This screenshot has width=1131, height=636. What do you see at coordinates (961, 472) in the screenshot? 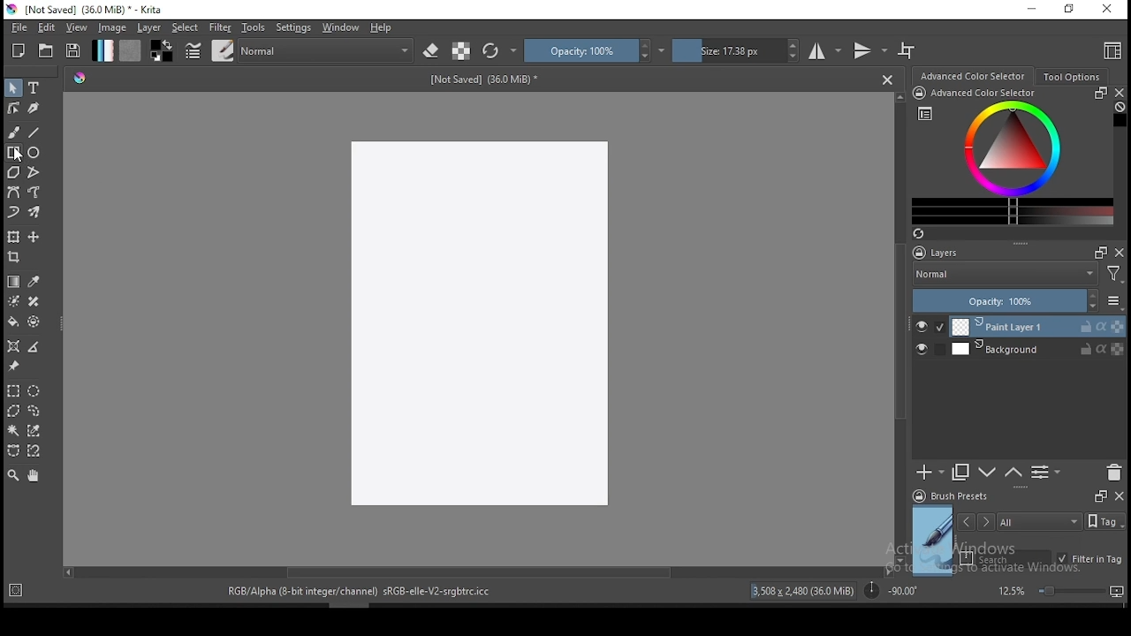
I see `duplicate layer` at bounding box center [961, 472].